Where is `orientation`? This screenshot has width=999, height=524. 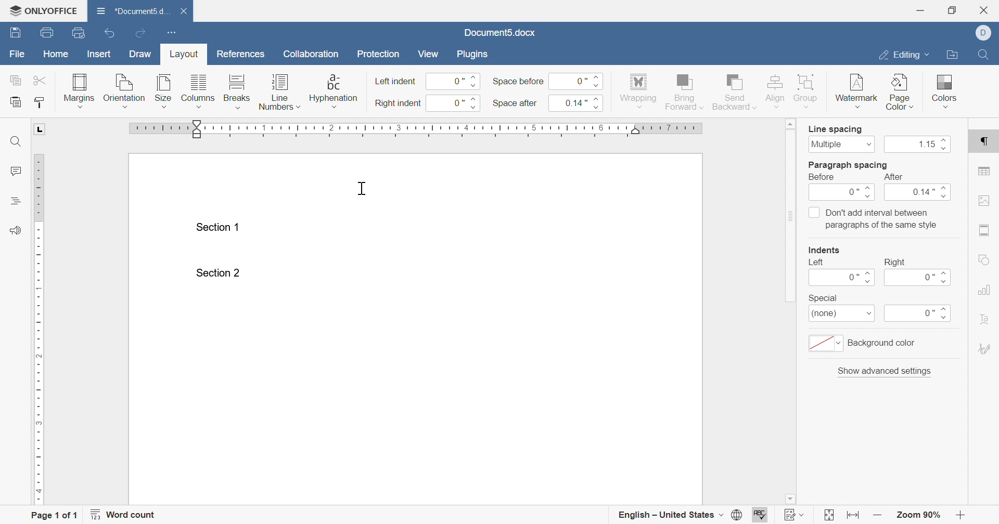 orientation is located at coordinates (124, 90).